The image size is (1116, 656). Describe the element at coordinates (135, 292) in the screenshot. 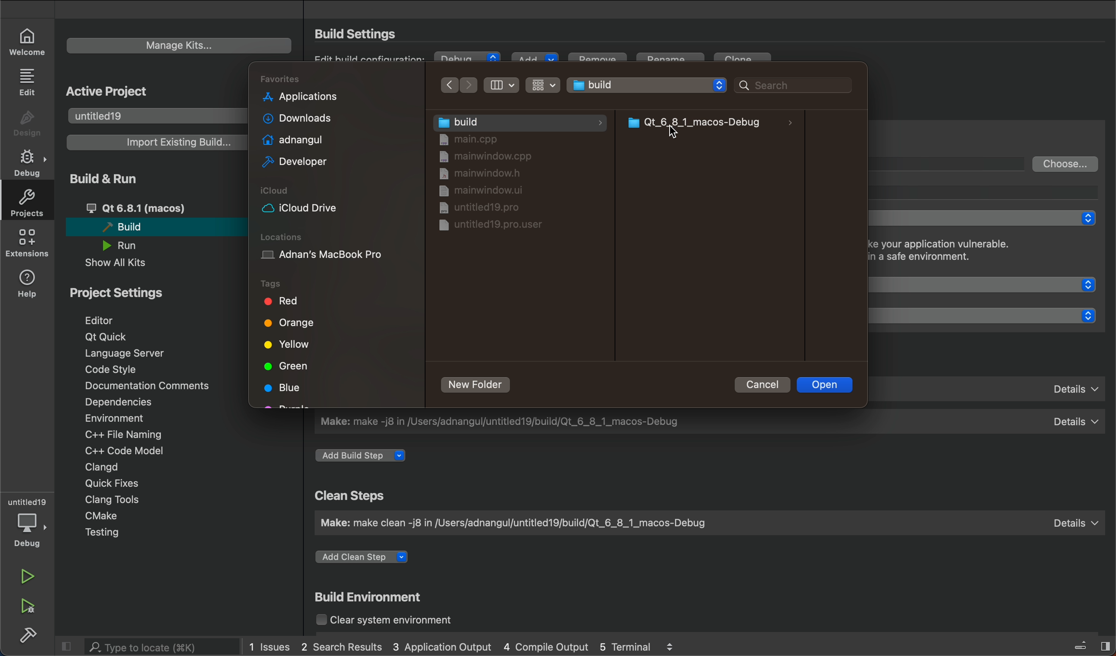

I see `project setting ` at that location.